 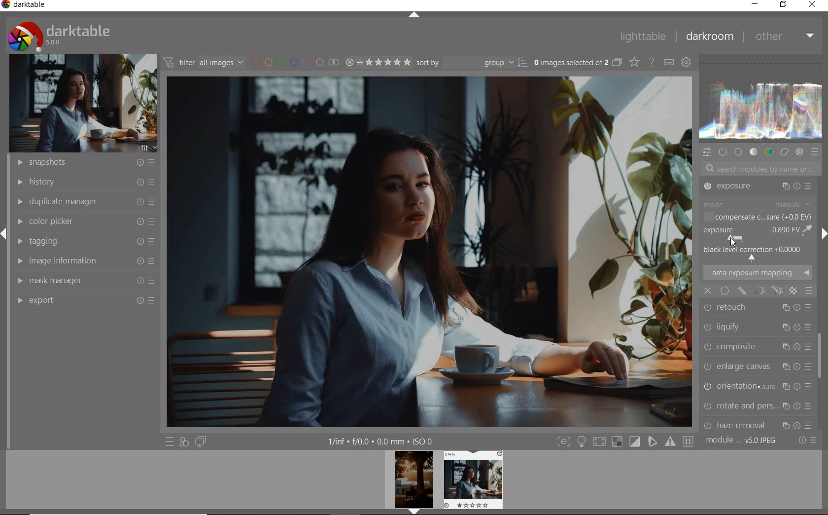 I want to click on RESET OR PRESET & PREFERANCE, so click(x=806, y=442).